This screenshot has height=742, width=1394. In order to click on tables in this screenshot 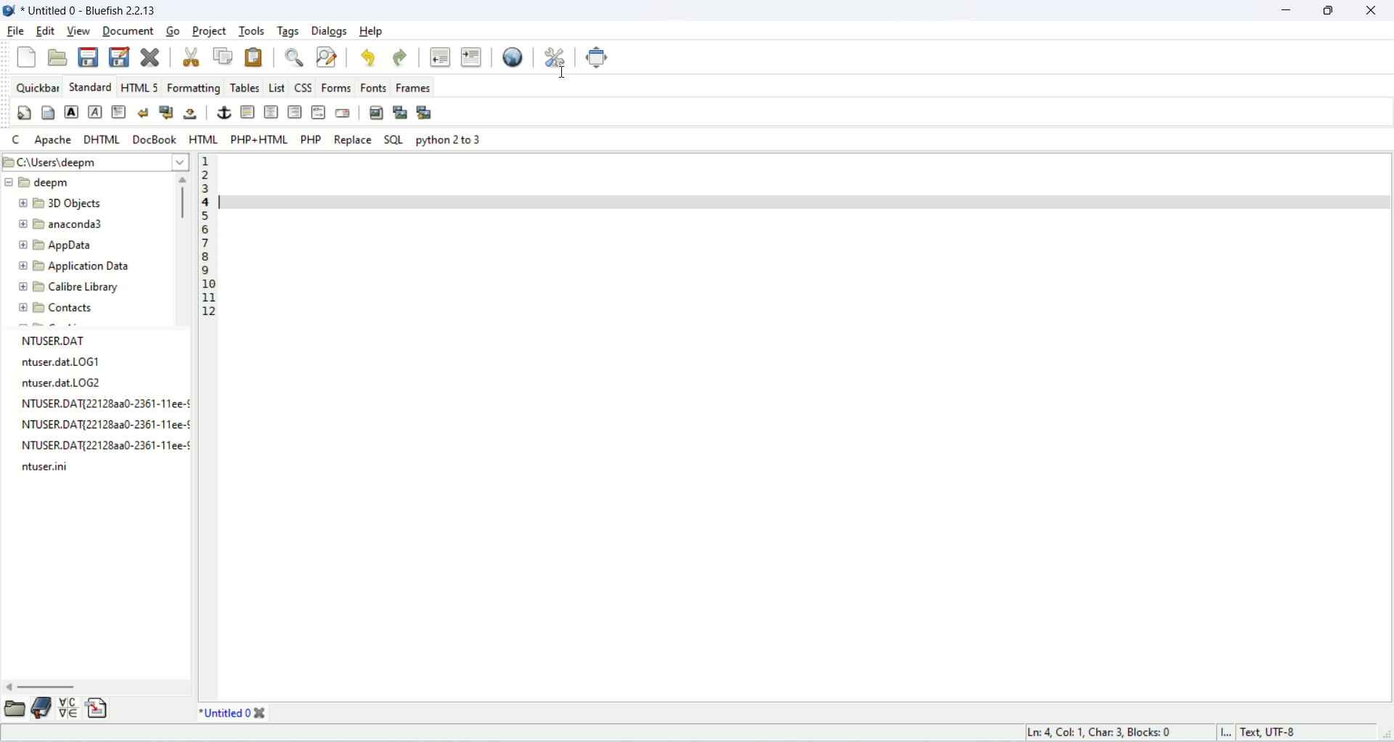, I will do `click(245, 87)`.